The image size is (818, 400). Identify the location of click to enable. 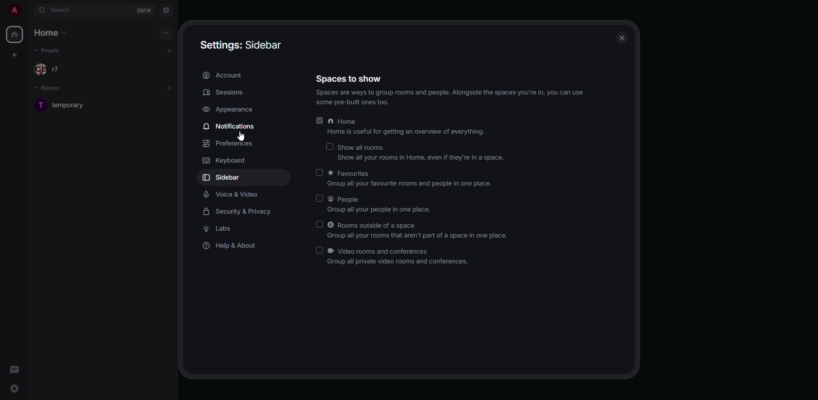
(318, 251).